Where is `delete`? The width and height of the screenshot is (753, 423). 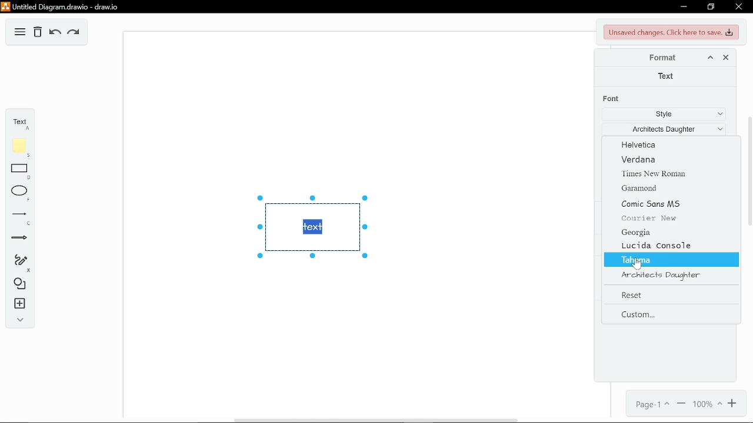 delete is located at coordinates (38, 32).